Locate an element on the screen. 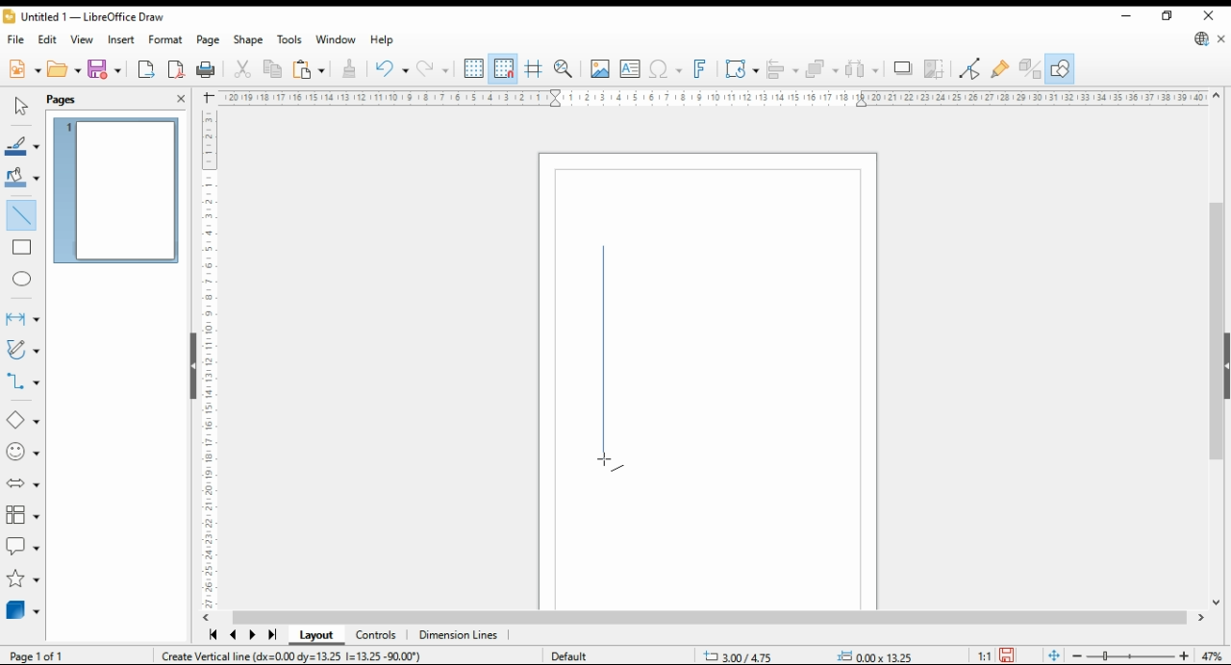 The width and height of the screenshot is (1231, 665). stars and banners is located at coordinates (22, 580).